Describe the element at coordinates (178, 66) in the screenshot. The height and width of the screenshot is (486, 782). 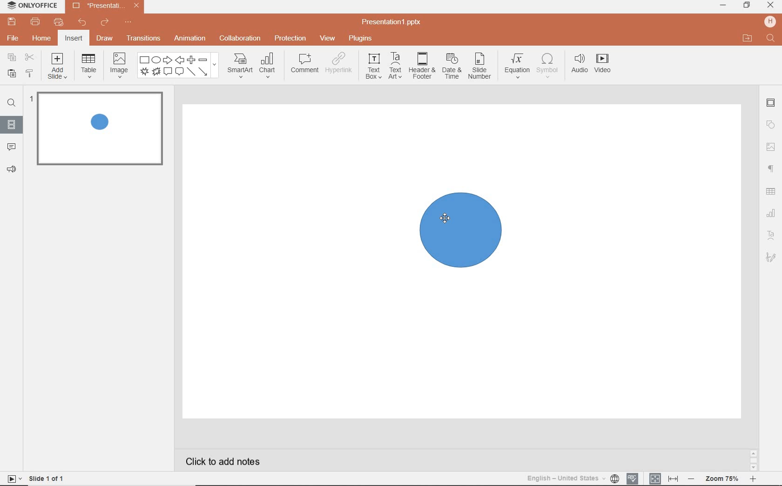
I see `shapes` at that location.